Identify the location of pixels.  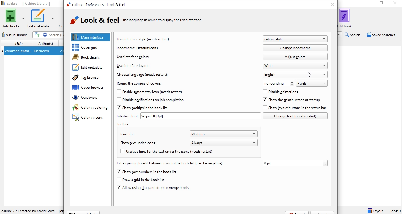
(311, 83).